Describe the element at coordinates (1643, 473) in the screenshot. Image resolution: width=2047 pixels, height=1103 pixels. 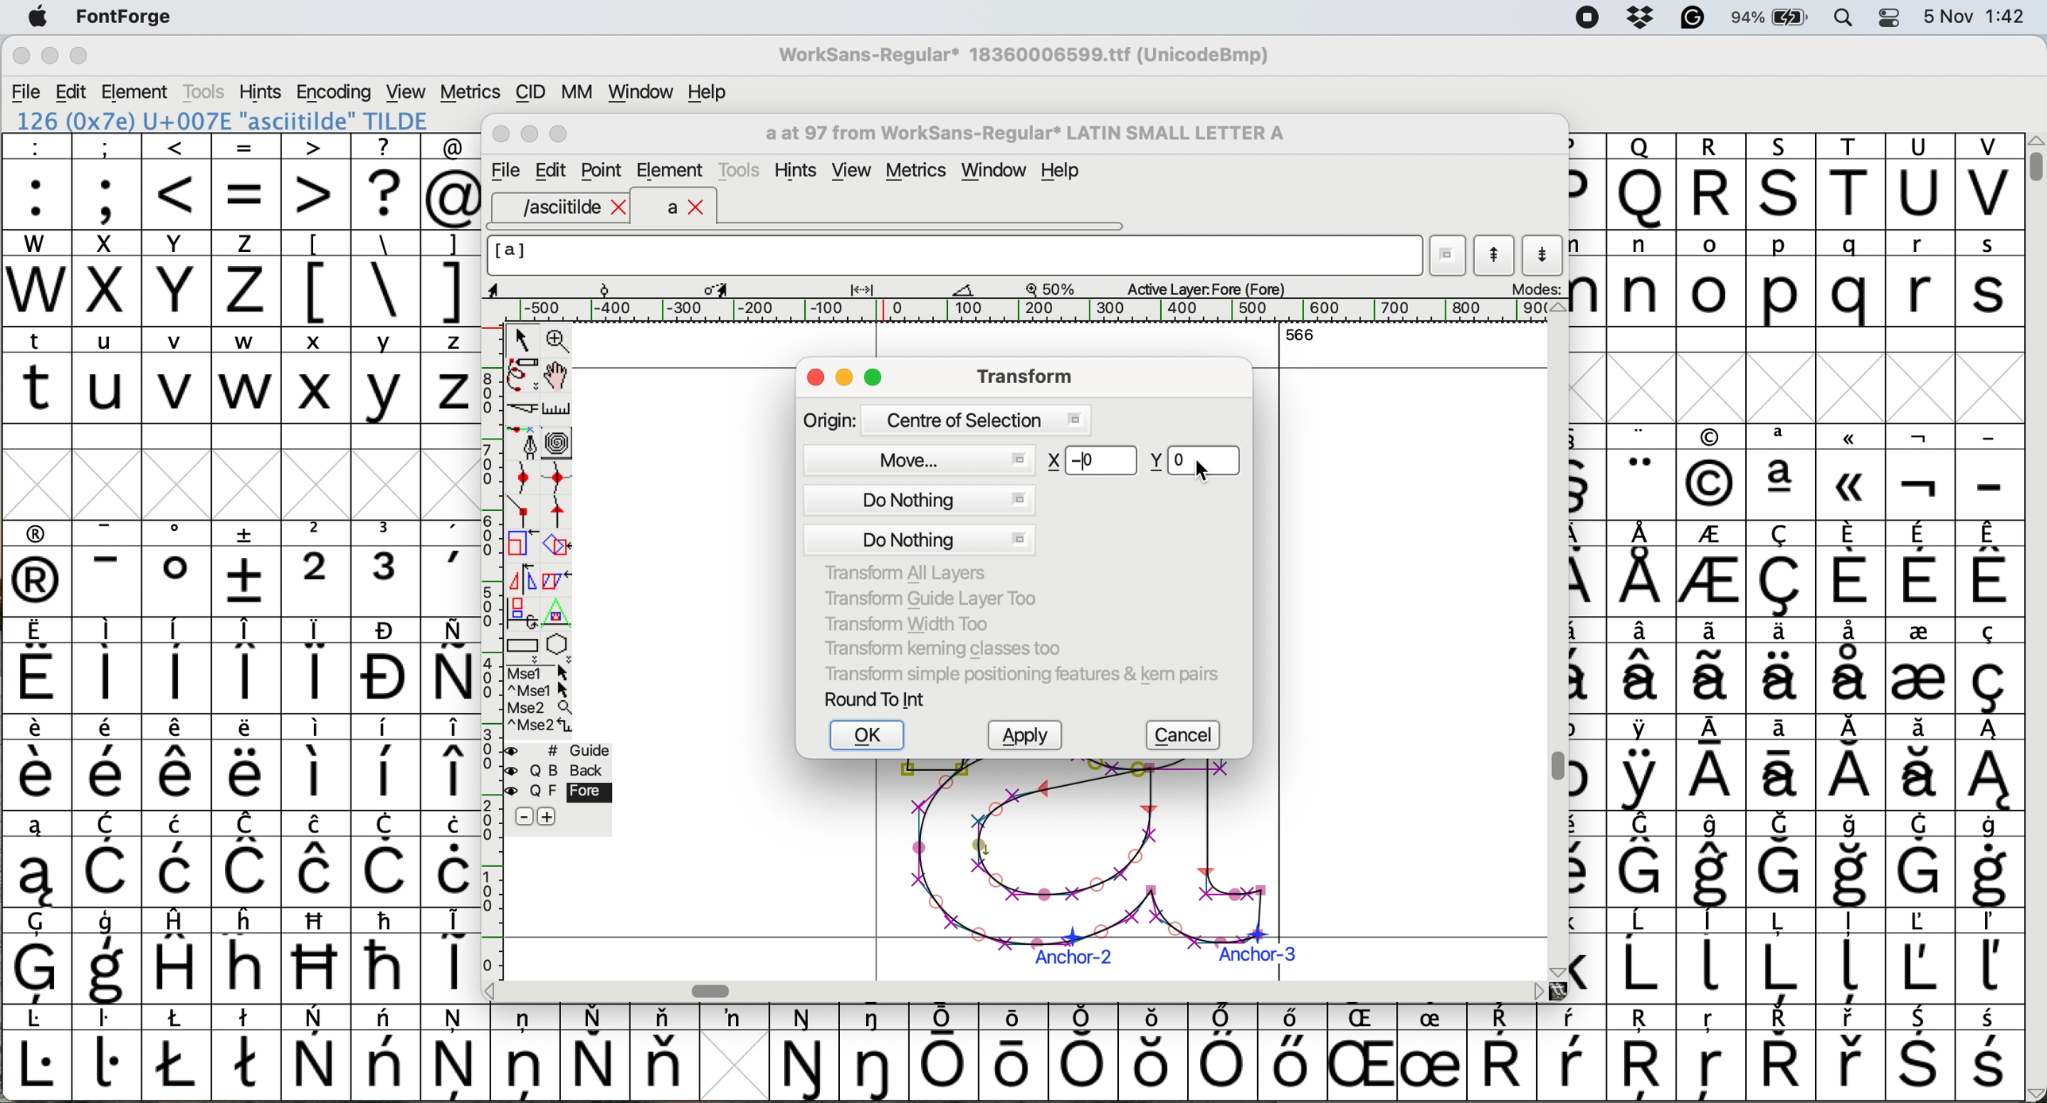
I see `symbol` at that location.